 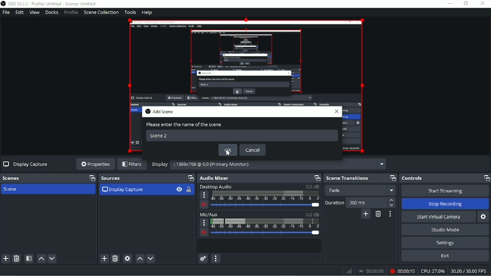 I want to click on Move scene up, so click(x=41, y=259).